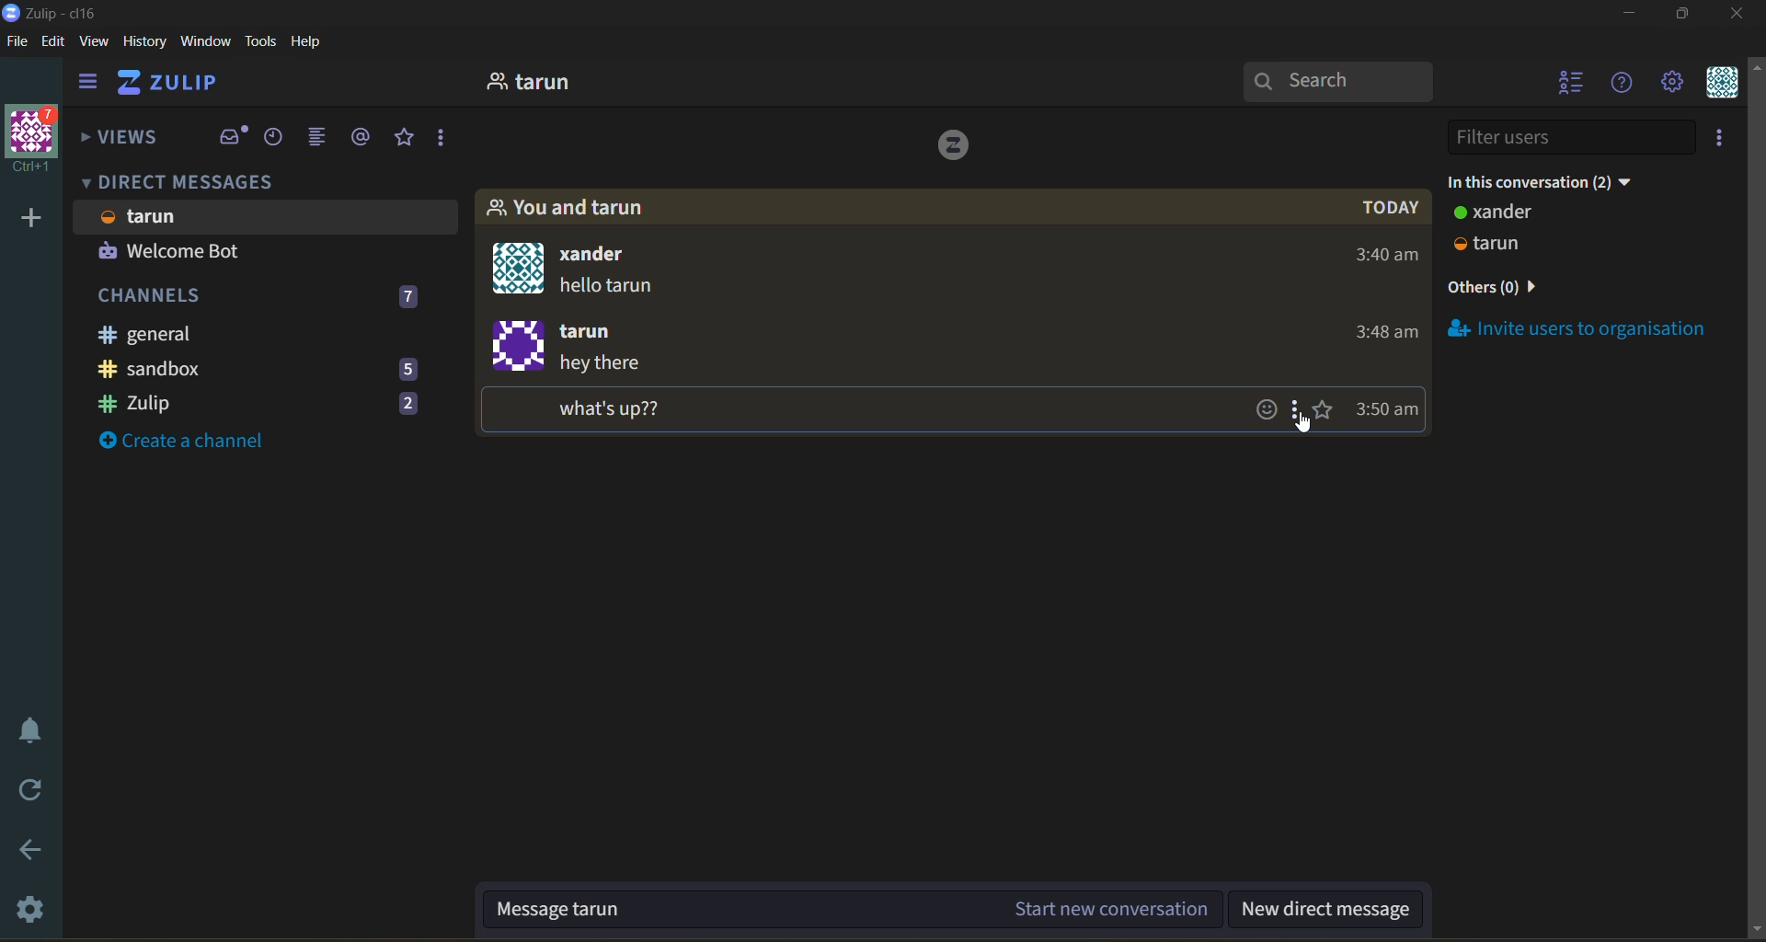  Describe the element at coordinates (1499, 289) in the screenshot. I see `others` at that location.